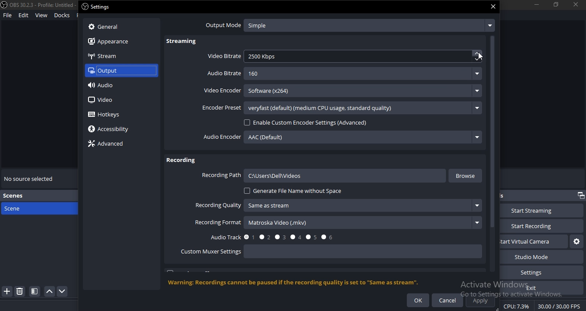 The width and height of the screenshot is (586, 311). I want to click on restore, so click(556, 4).